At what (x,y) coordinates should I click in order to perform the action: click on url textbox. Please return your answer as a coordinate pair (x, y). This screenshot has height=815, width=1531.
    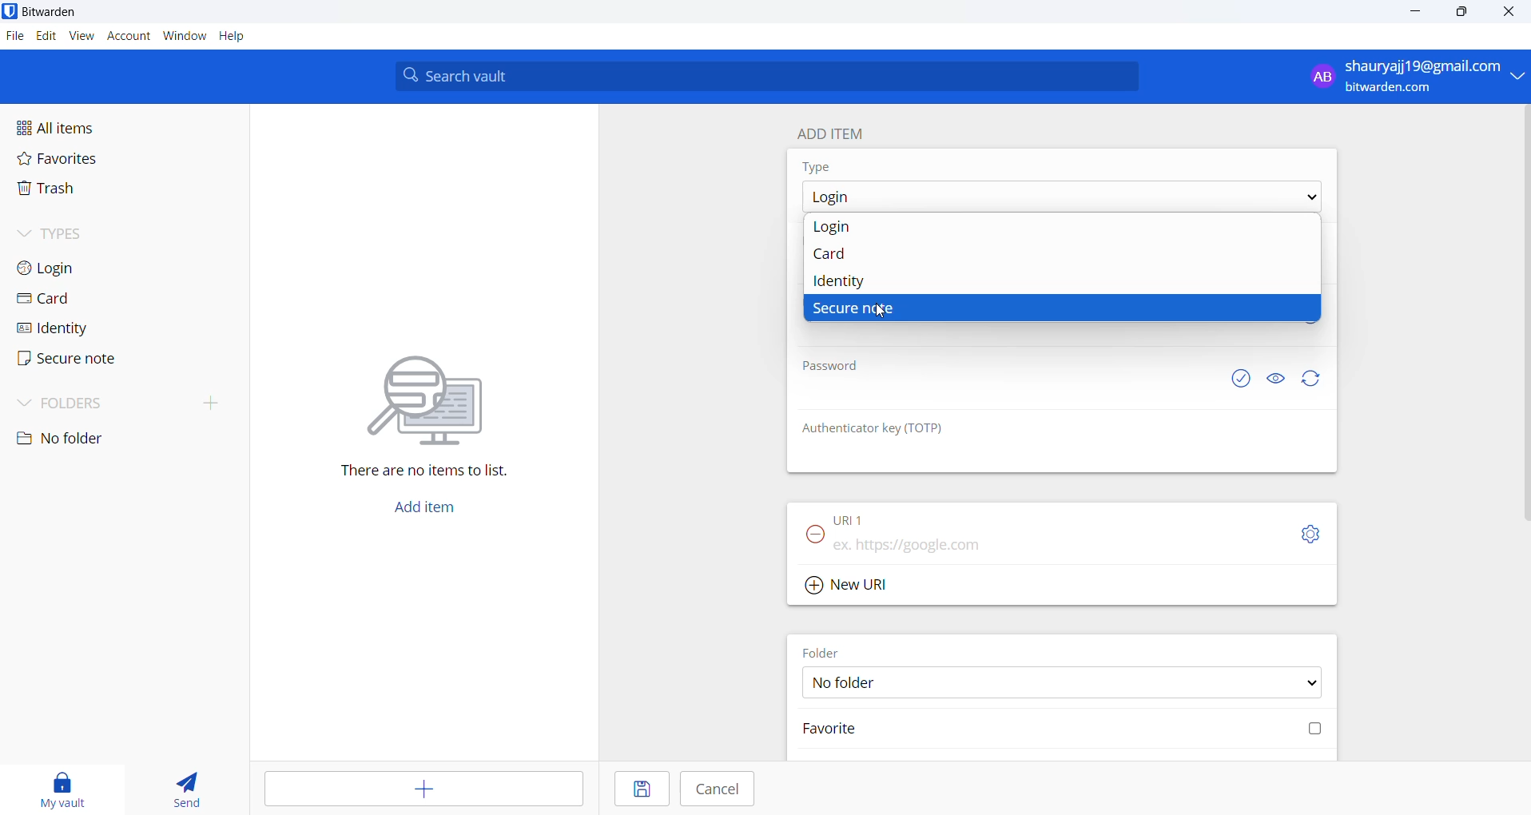
    Looking at the image, I should click on (1036, 543).